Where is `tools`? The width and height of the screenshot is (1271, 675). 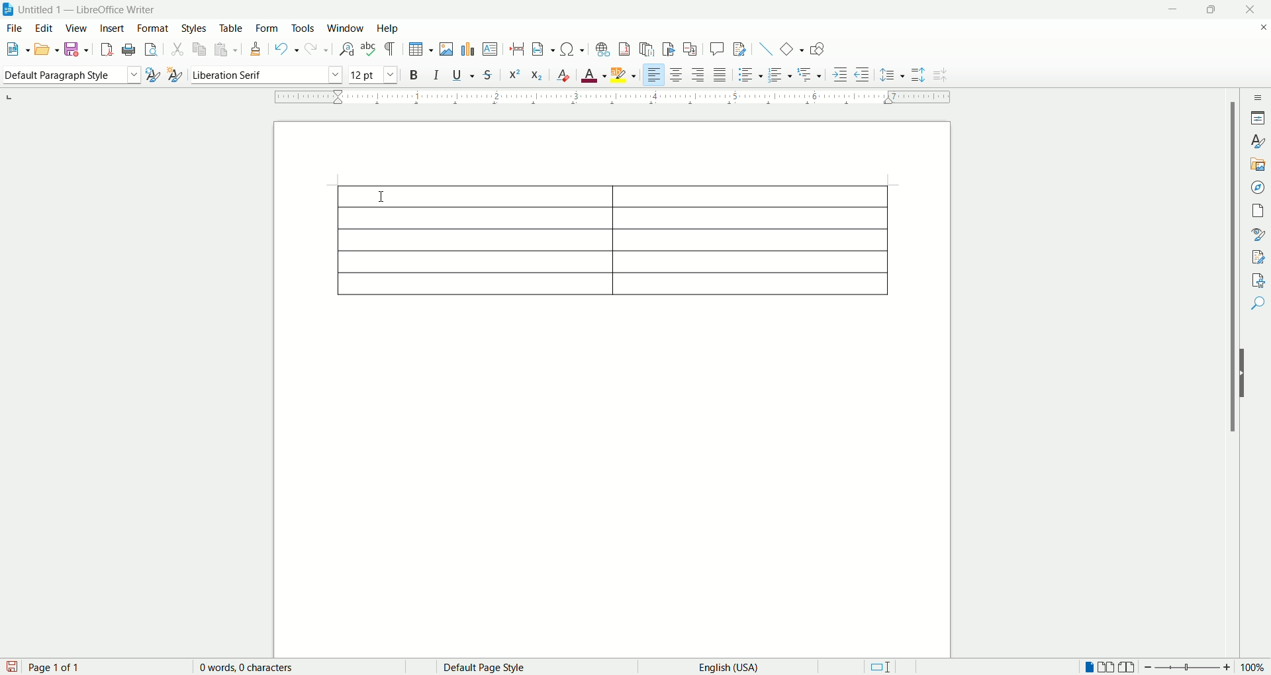 tools is located at coordinates (305, 28).